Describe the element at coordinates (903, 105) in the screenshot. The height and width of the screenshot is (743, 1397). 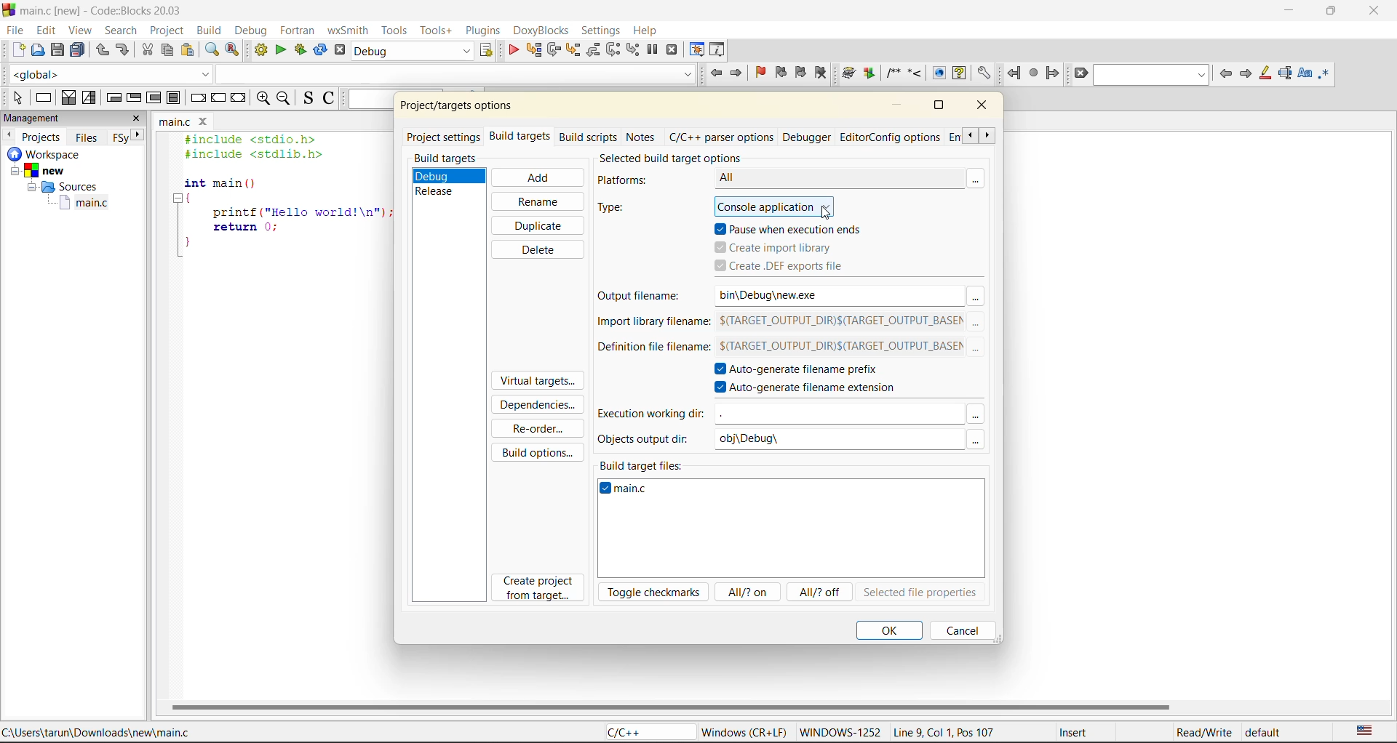
I see `minimize` at that location.